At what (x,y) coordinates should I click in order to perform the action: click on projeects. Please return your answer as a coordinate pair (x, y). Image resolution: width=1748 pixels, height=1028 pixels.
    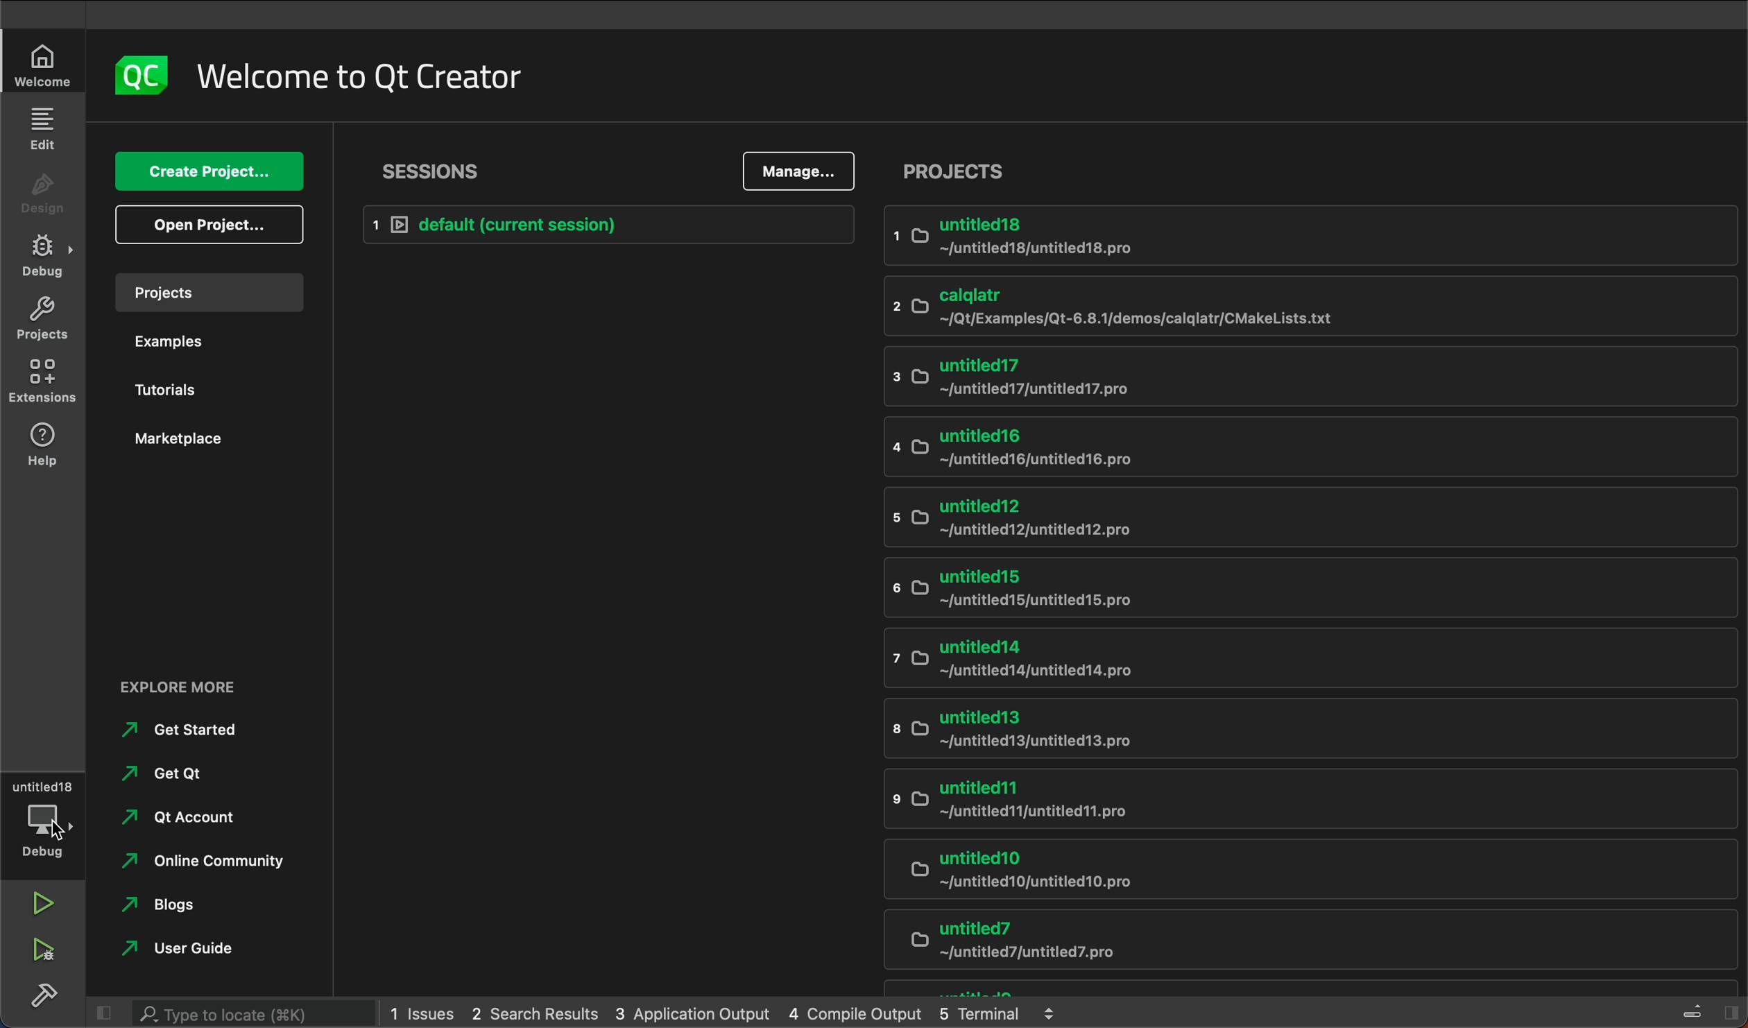
    Looking at the image, I should click on (1310, 171).